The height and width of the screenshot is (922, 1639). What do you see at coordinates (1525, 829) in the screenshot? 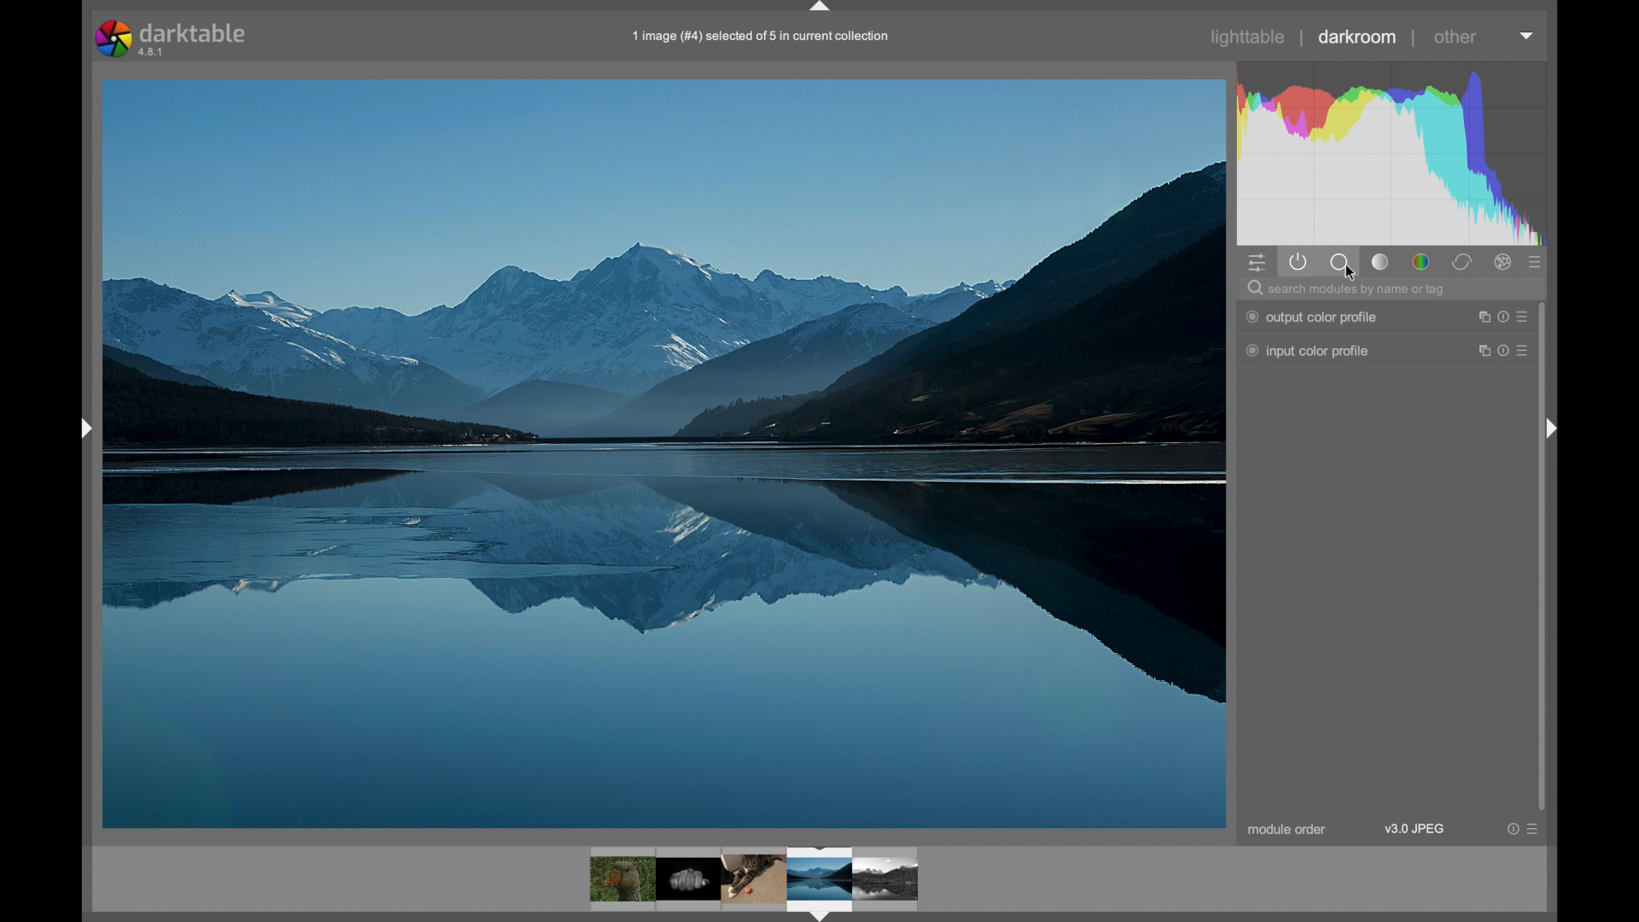
I see `more options` at bounding box center [1525, 829].